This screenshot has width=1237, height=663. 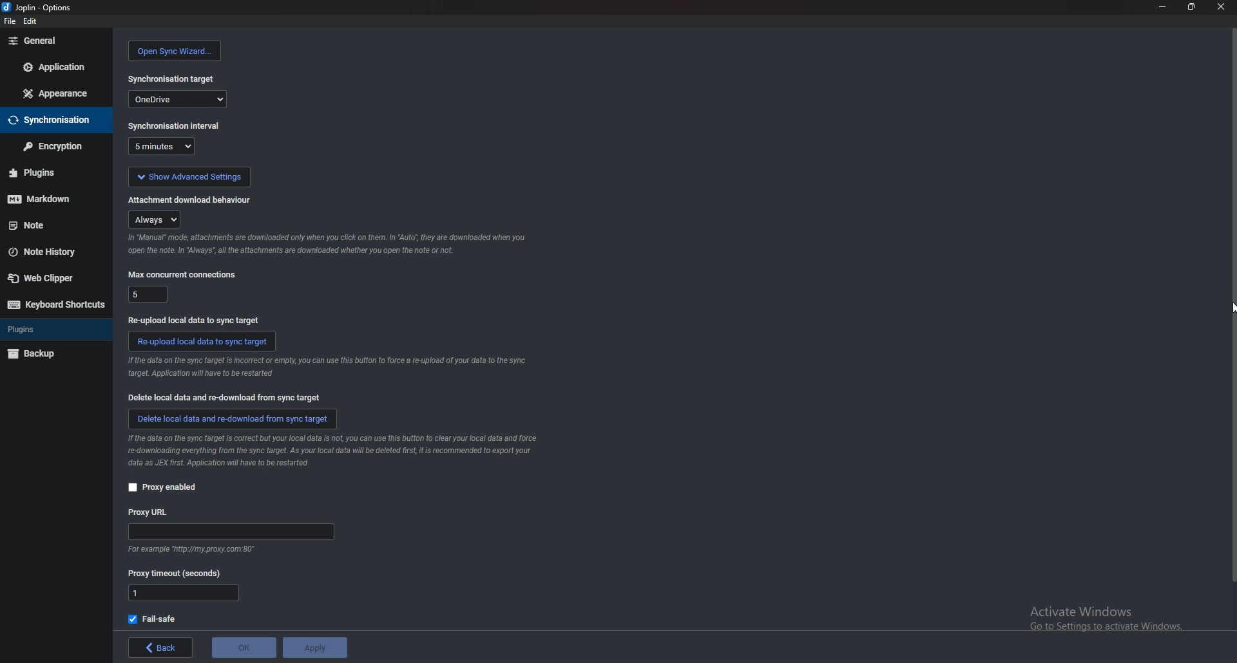 What do you see at coordinates (233, 419) in the screenshot?
I see `delete local data` at bounding box center [233, 419].